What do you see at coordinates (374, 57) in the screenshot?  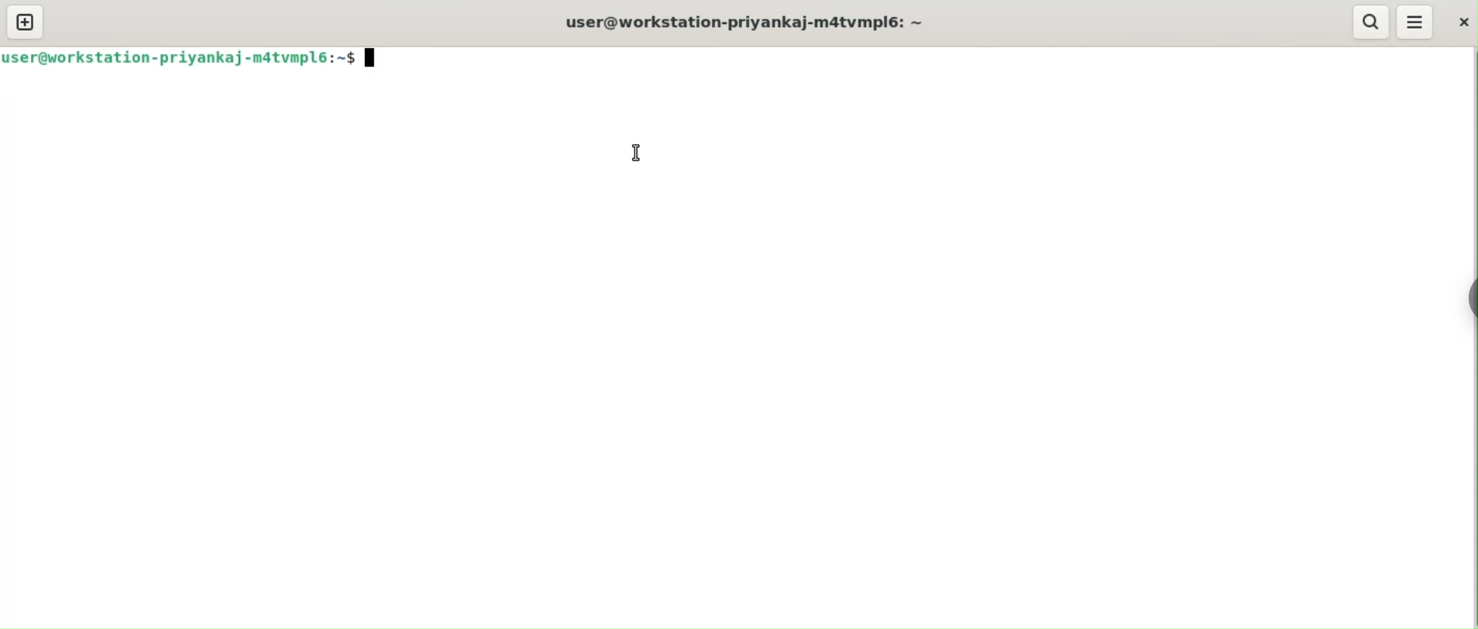 I see `Terminal cursor` at bounding box center [374, 57].